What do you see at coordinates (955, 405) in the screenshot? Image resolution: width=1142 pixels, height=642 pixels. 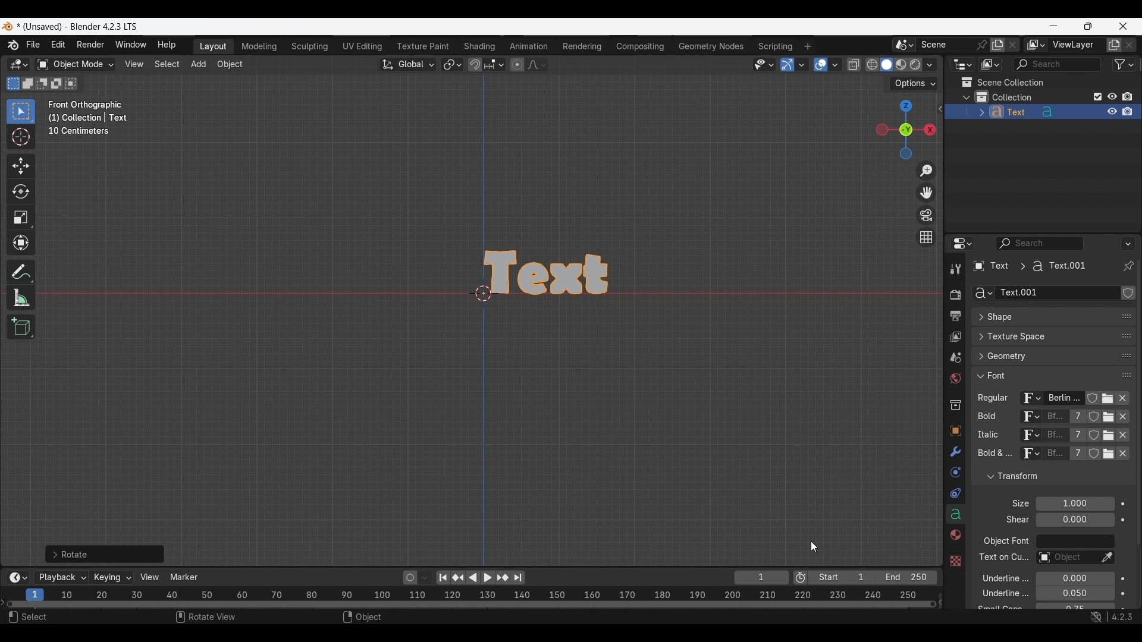 I see `Collection` at bounding box center [955, 405].